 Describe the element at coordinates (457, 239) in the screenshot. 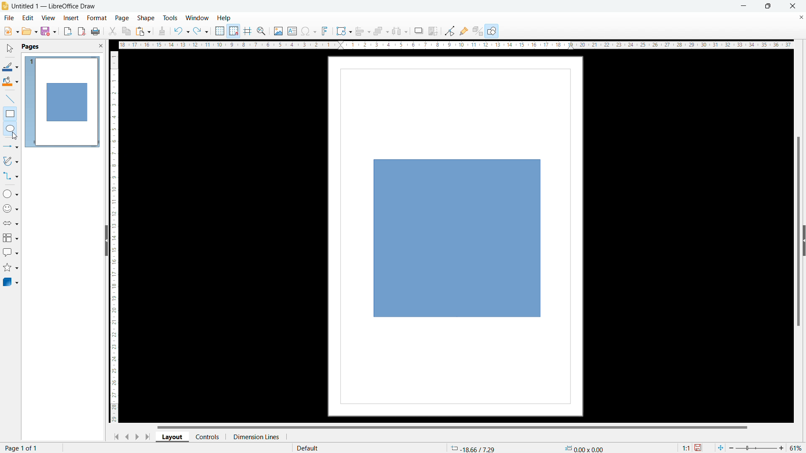

I see `object 1` at that location.